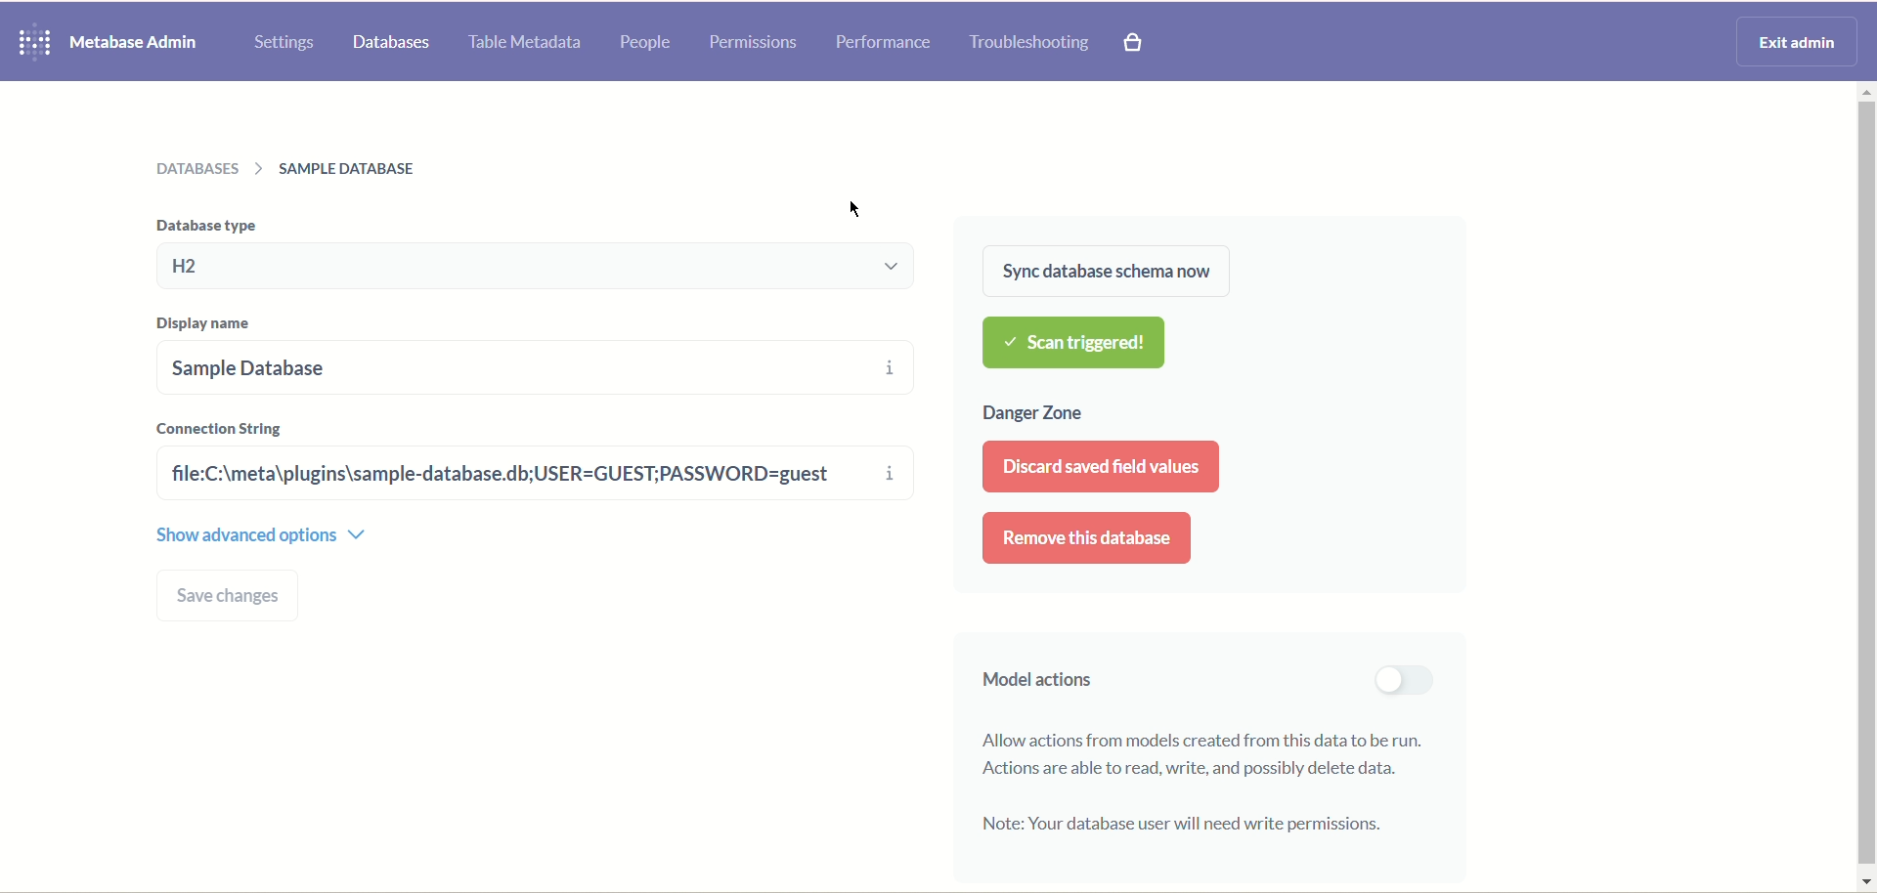 The width and height of the screenshot is (1877, 893). I want to click on people, so click(646, 44).